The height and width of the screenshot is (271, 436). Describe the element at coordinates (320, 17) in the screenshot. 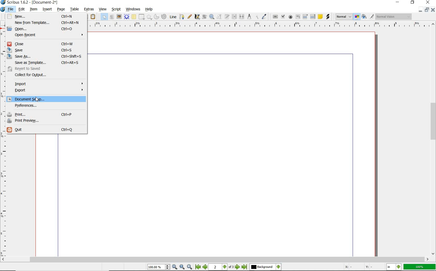

I see `text annotation` at that location.